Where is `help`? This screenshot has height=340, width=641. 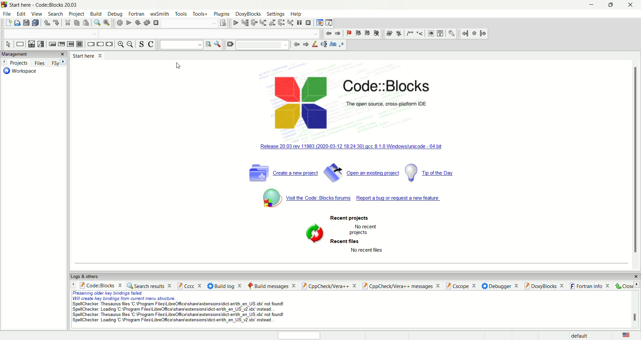
help is located at coordinates (440, 34).